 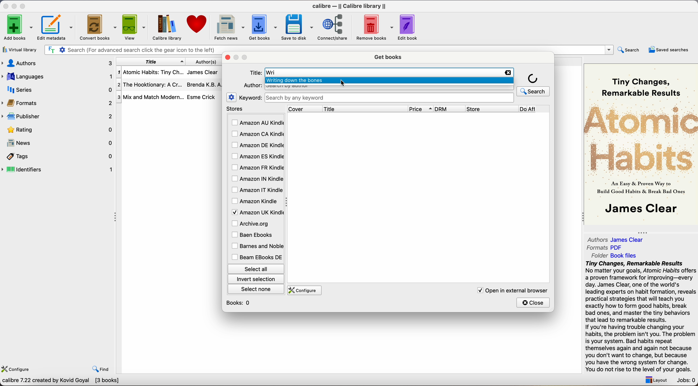 I want to click on archieve.org, so click(x=251, y=223).